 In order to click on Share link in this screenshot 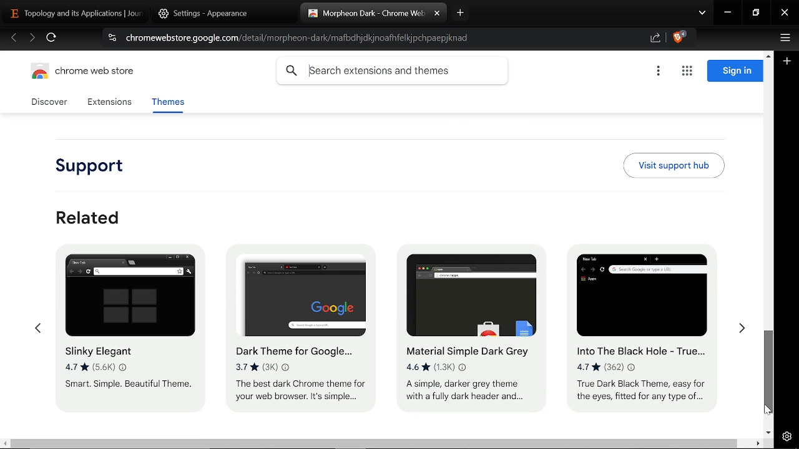, I will do `click(655, 39)`.